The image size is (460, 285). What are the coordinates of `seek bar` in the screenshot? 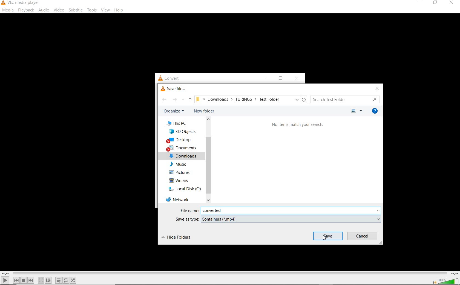 It's located at (229, 273).